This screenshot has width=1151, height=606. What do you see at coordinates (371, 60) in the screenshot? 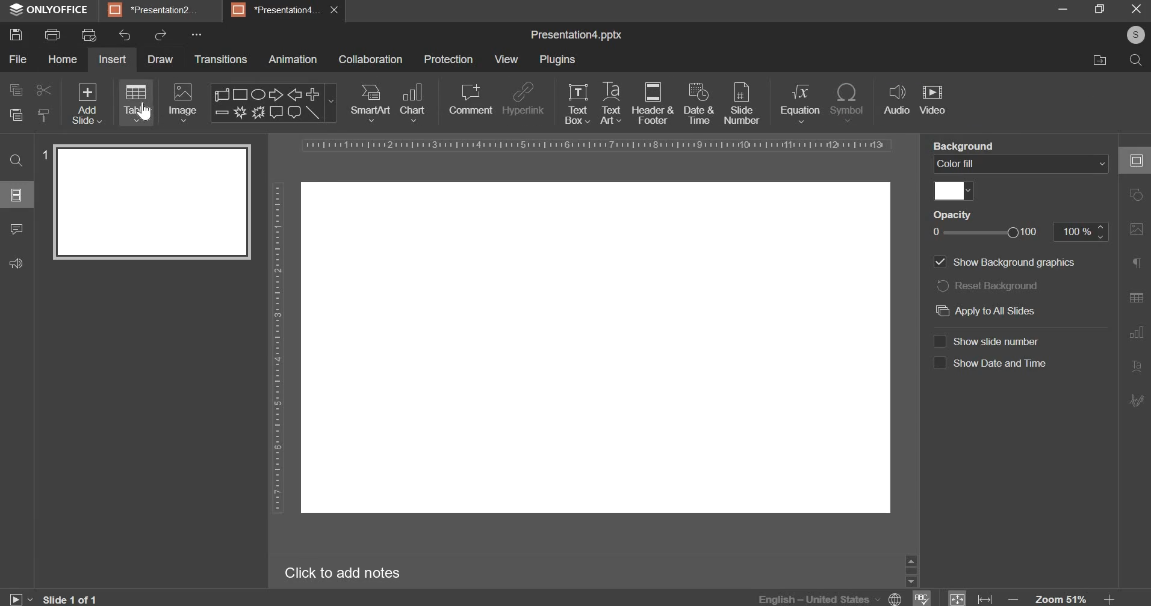
I see `collaboration` at bounding box center [371, 60].